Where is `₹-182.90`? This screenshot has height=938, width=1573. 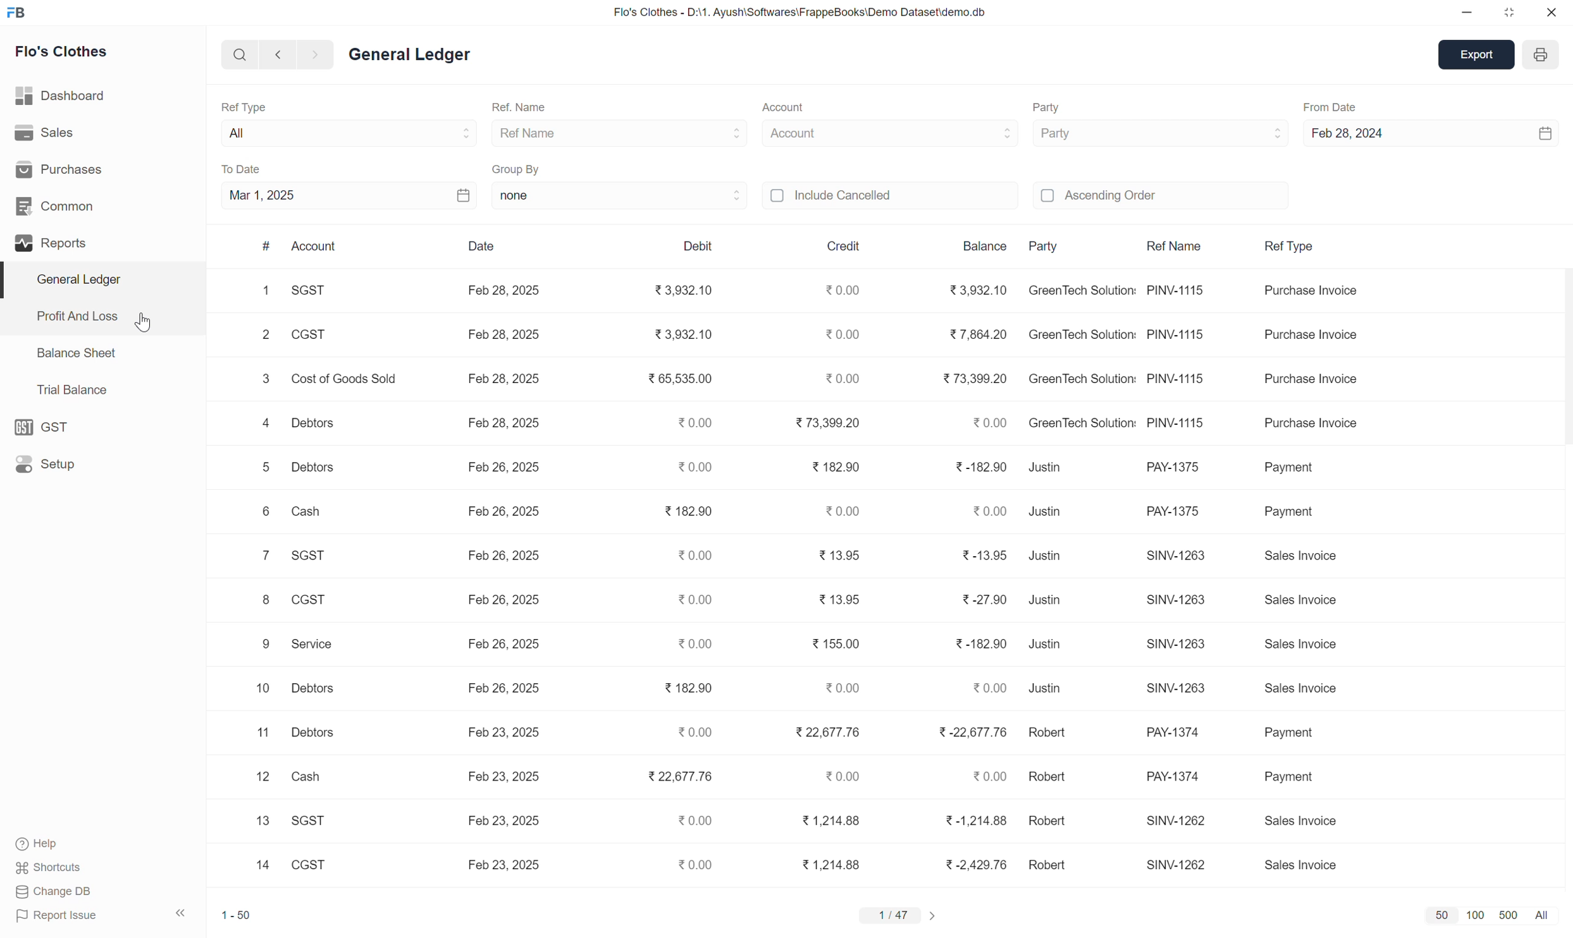 ₹-182.90 is located at coordinates (981, 644).